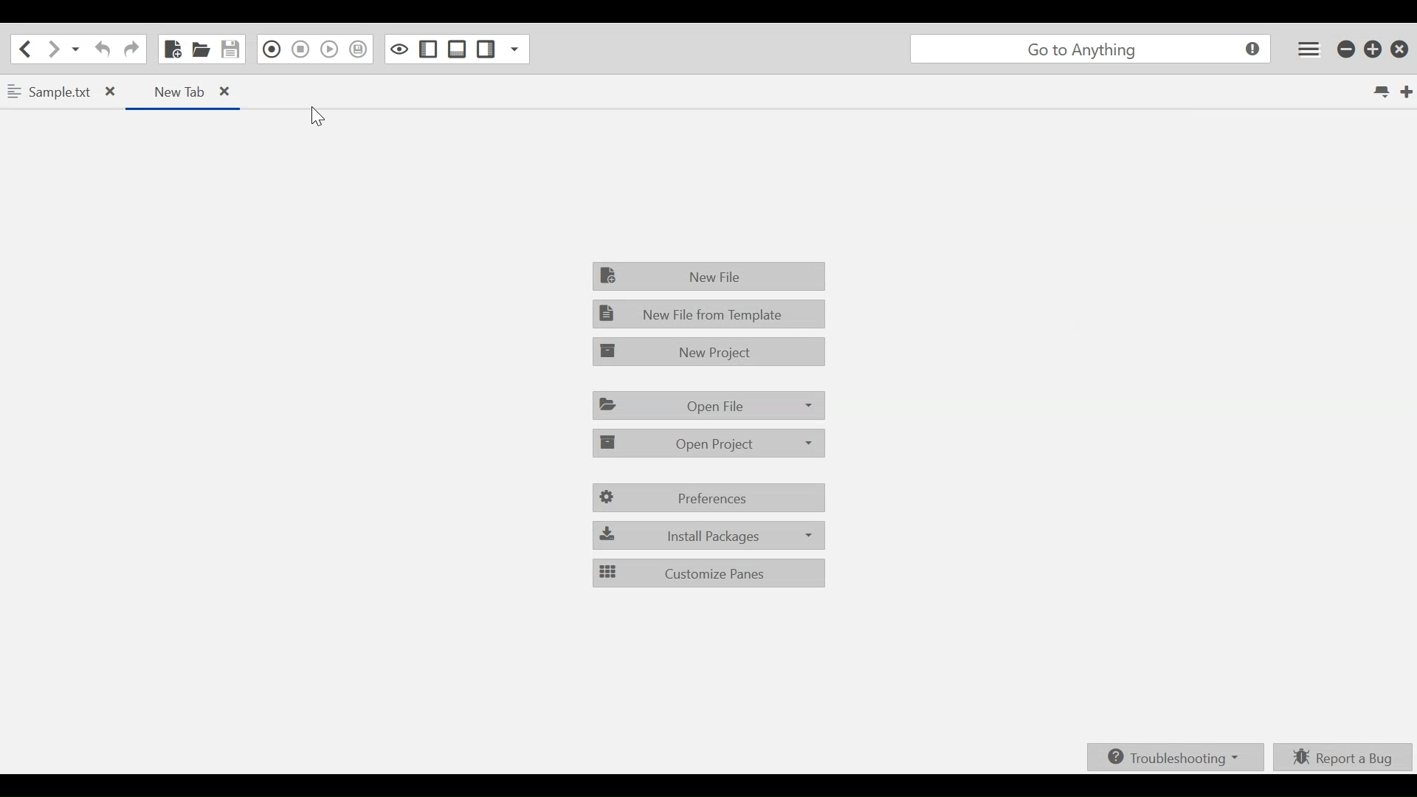 This screenshot has height=797, width=1417. What do you see at coordinates (201, 49) in the screenshot?
I see `Open File` at bounding box center [201, 49].